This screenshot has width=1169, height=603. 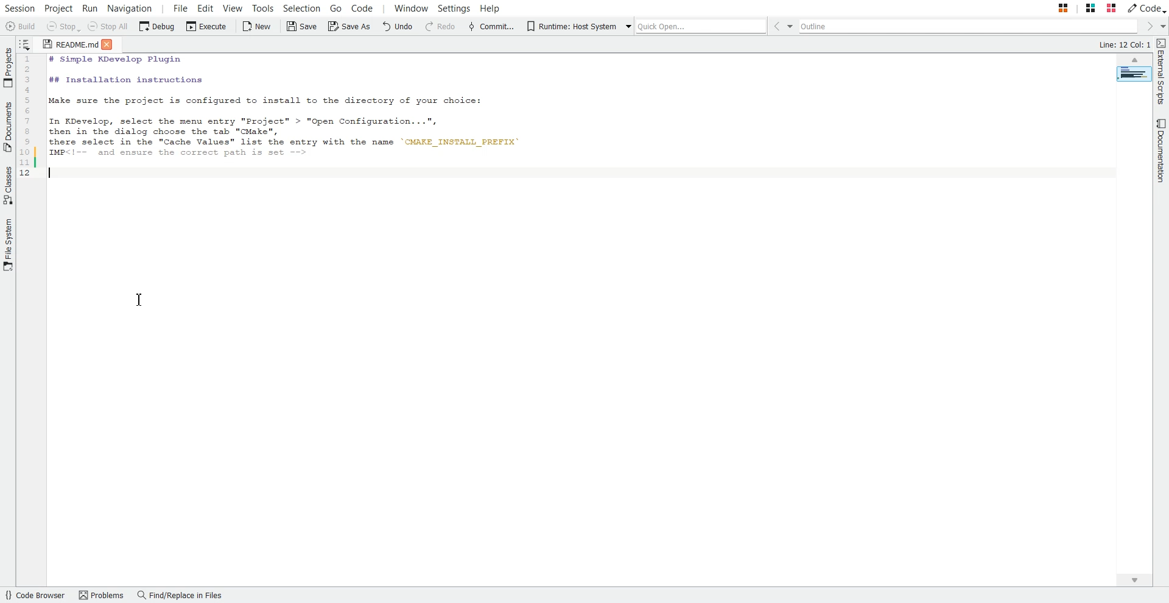 What do you see at coordinates (206, 27) in the screenshot?
I see `Execute` at bounding box center [206, 27].